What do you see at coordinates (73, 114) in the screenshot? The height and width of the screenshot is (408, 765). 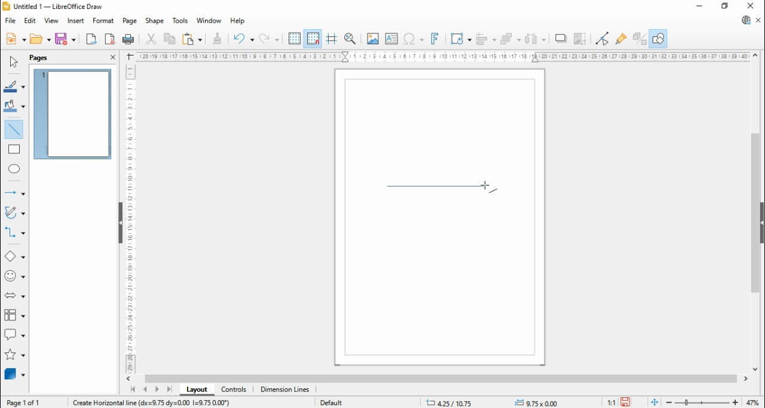 I see `page 1` at bounding box center [73, 114].